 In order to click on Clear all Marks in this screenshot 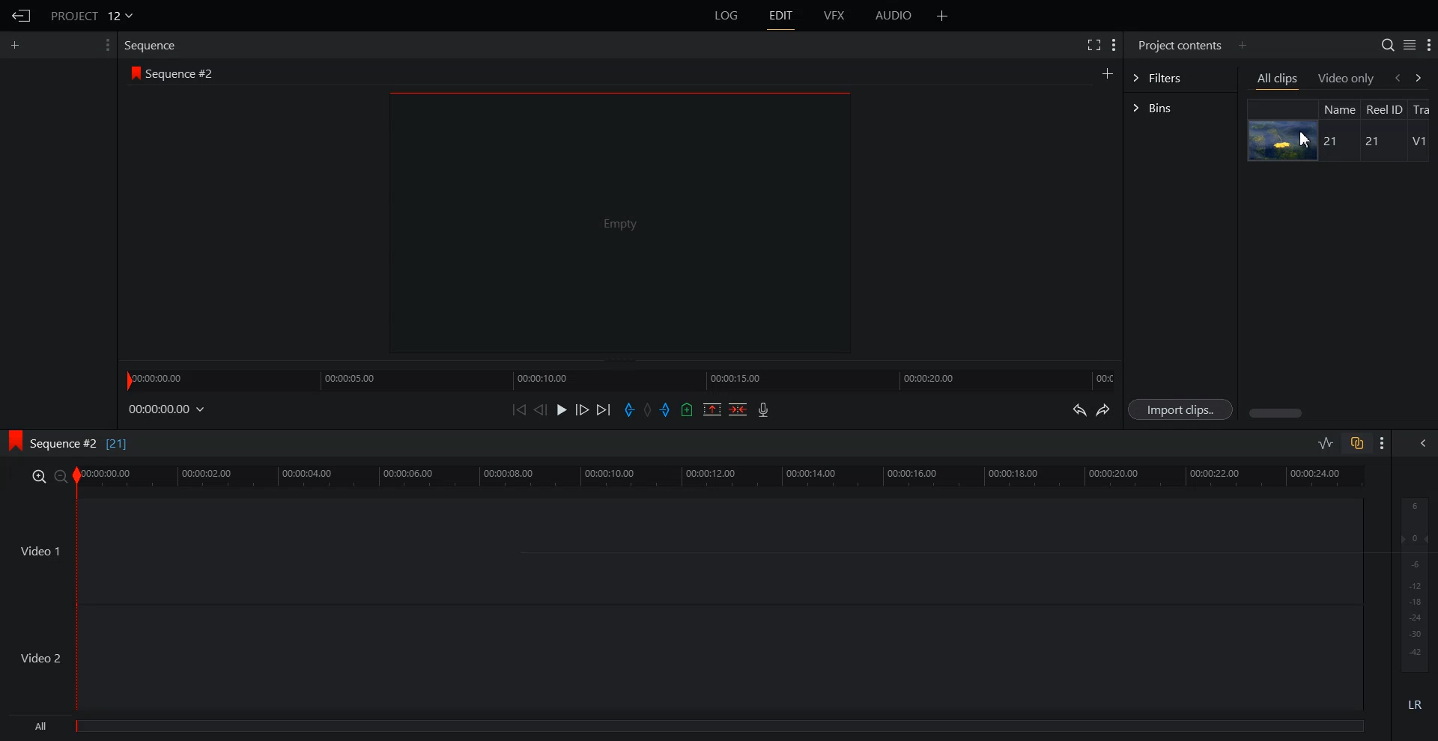, I will do `click(648, 409)`.